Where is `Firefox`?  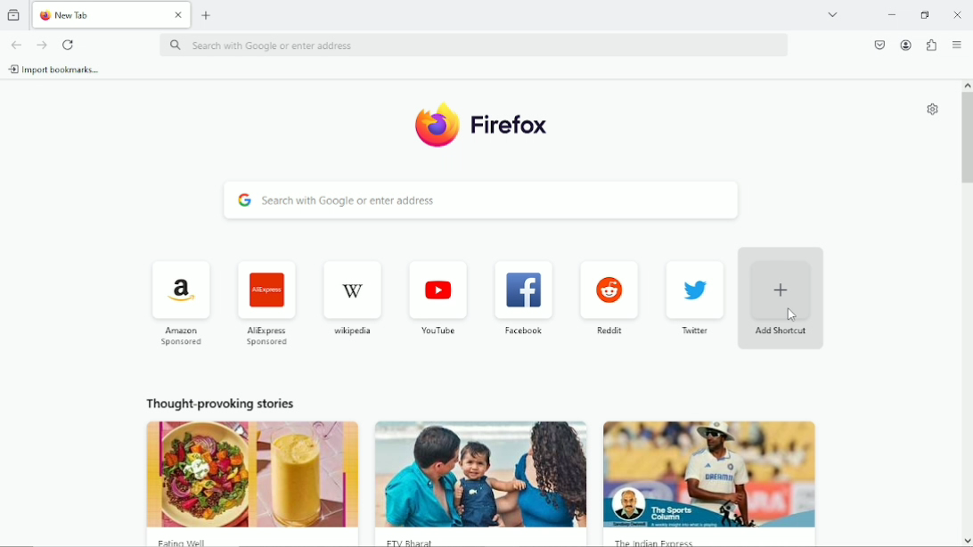 Firefox is located at coordinates (484, 125).